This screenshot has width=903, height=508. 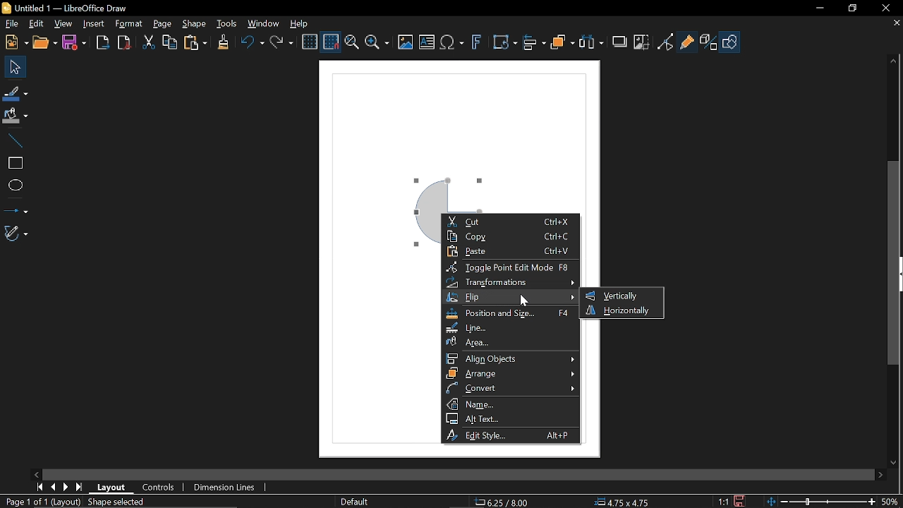 What do you see at coordinates (79, 488) in the screenshot?
I see `Last page` at bounding box center [79, 488].